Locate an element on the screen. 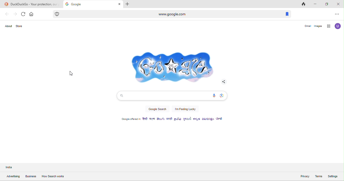  forward is located at coordinates (15, 14).